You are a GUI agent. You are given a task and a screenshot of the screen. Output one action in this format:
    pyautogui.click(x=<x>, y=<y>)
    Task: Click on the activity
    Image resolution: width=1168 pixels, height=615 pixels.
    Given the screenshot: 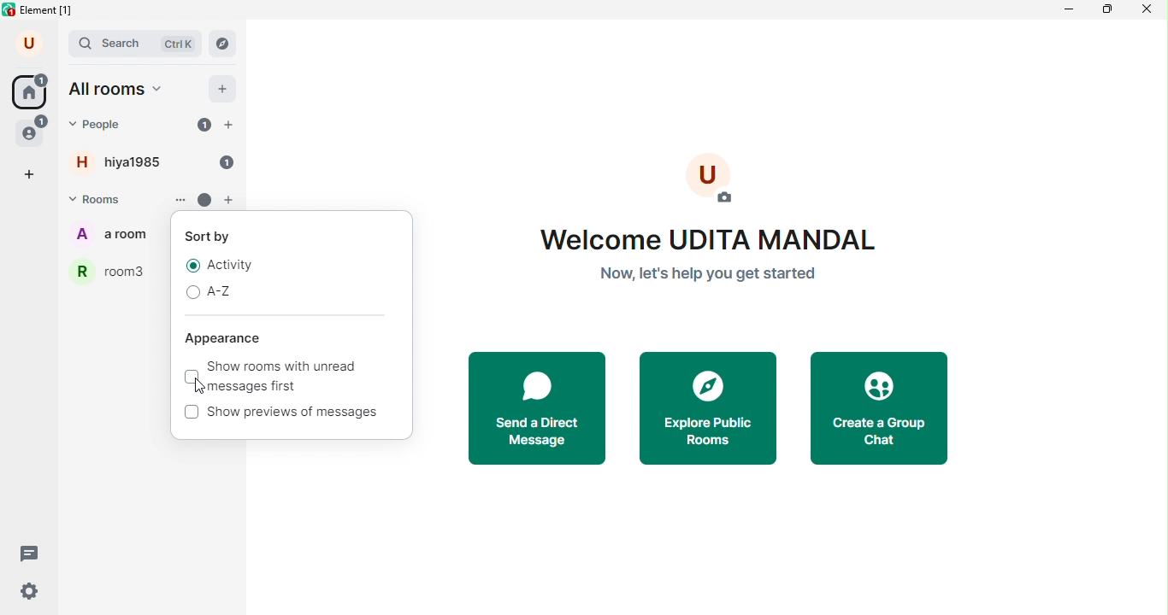 What is the action you would take?
    pyautogui.click(x=221, y=266)
    